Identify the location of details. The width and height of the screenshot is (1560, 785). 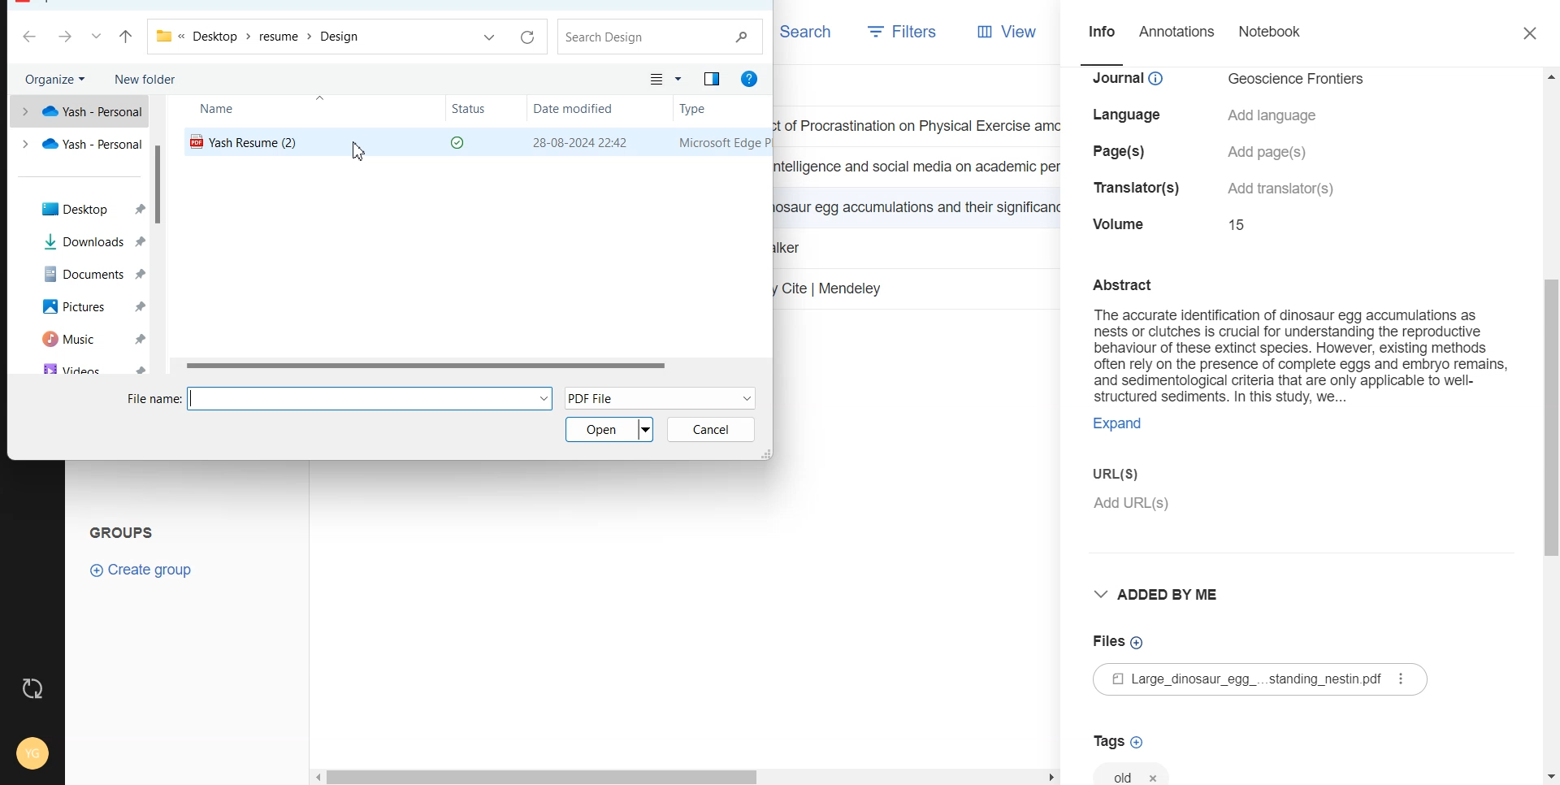
(1270, 152).